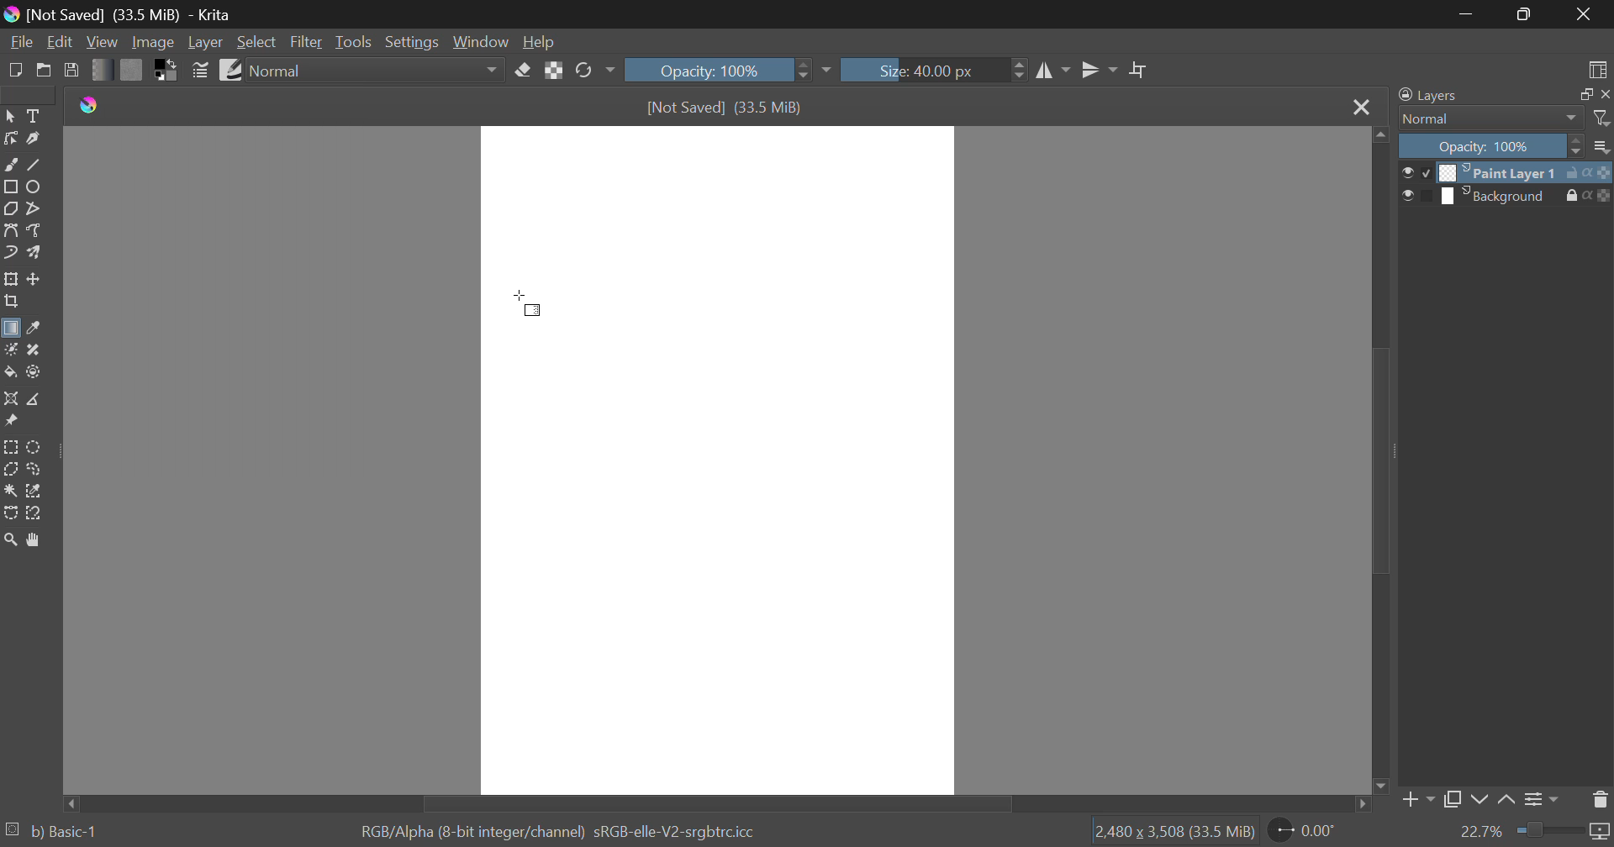 This screenshot has width=1614, height=847. I want to click on Multibrush Tool, so click(34, 254).